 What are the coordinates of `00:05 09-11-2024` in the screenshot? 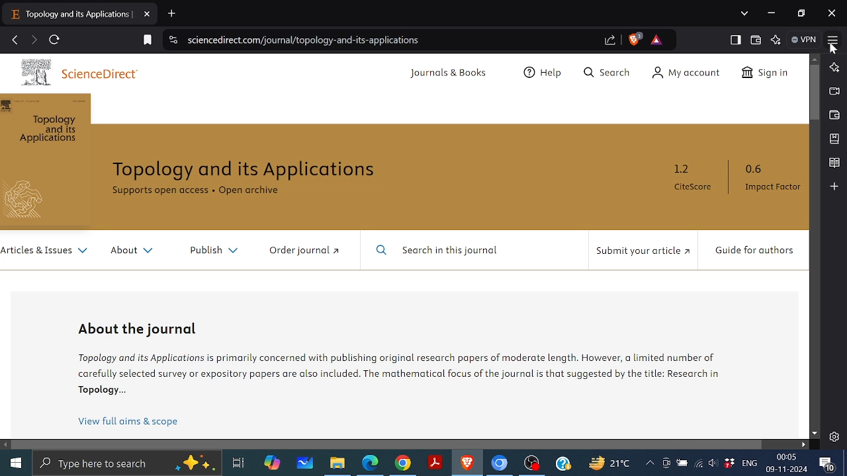 It's located at (787, 463).